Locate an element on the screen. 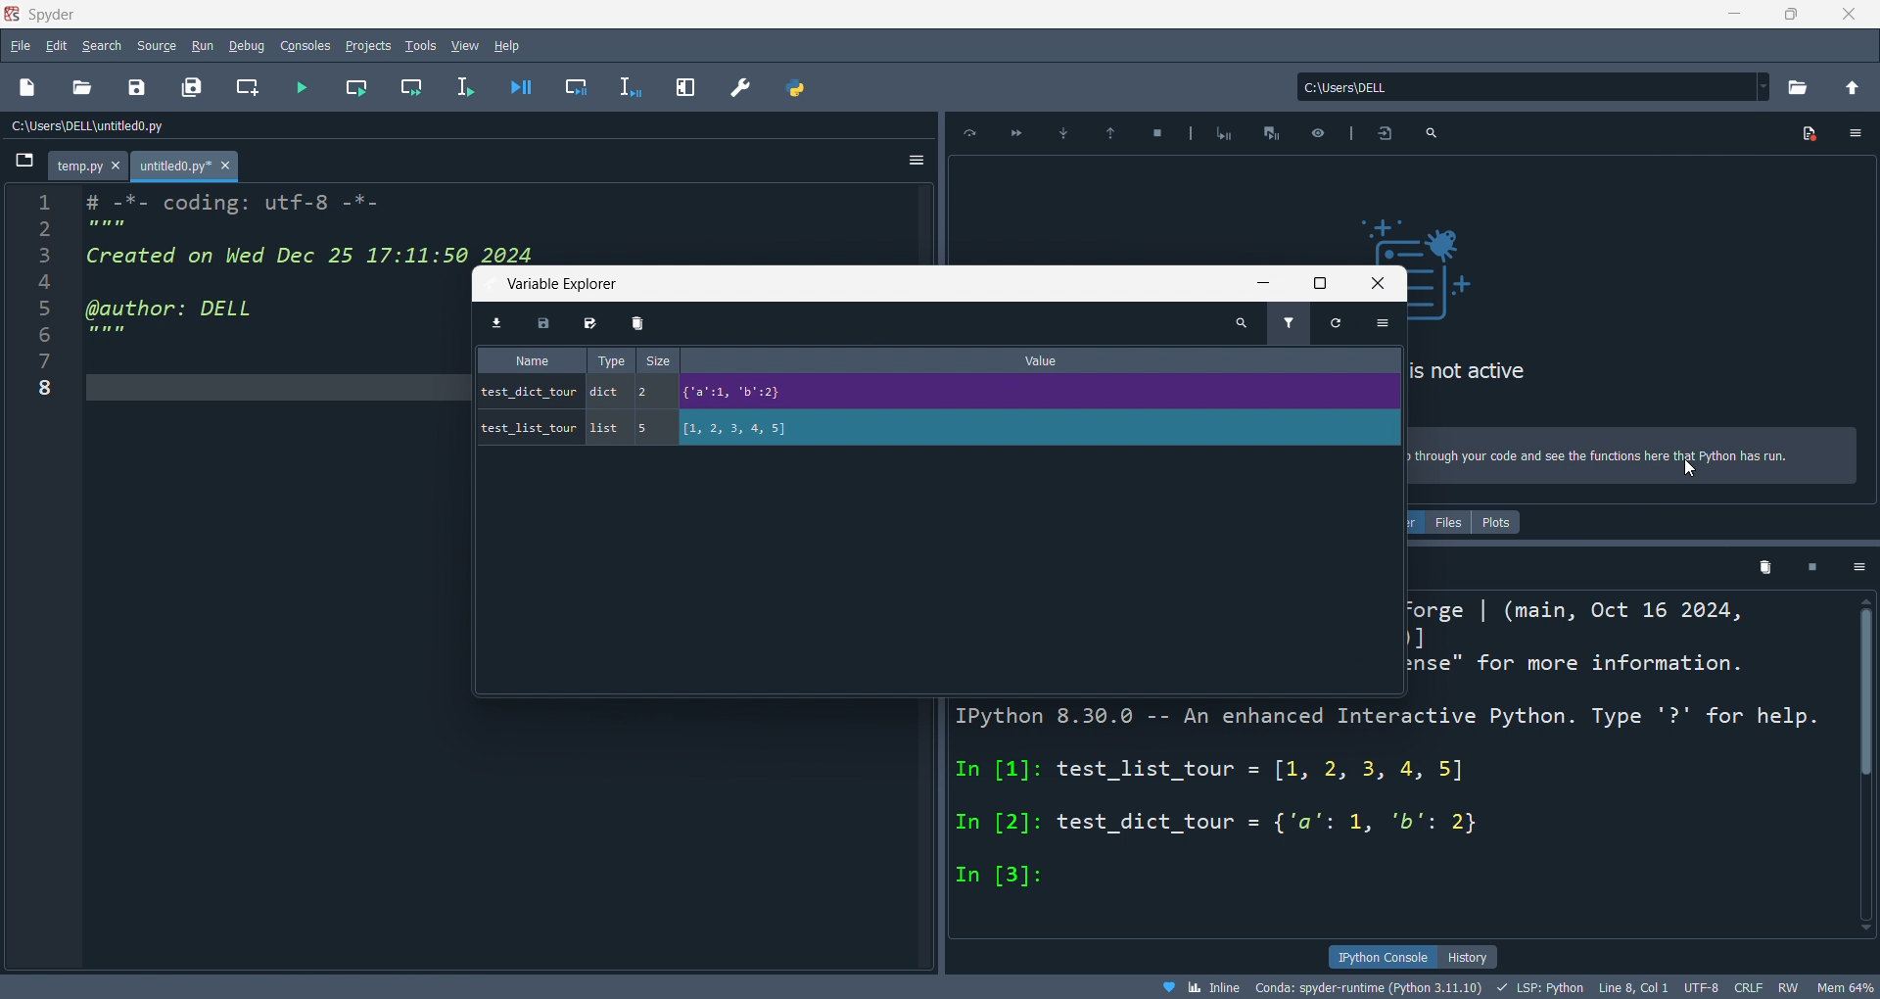  icon is located at coordinates (1857, 133).